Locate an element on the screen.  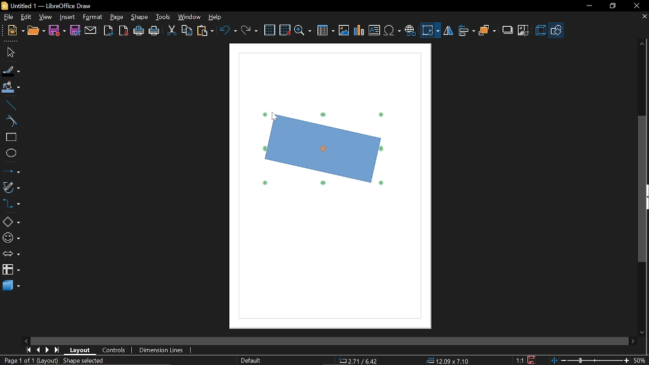
Import is located at coordinates (109, 31).